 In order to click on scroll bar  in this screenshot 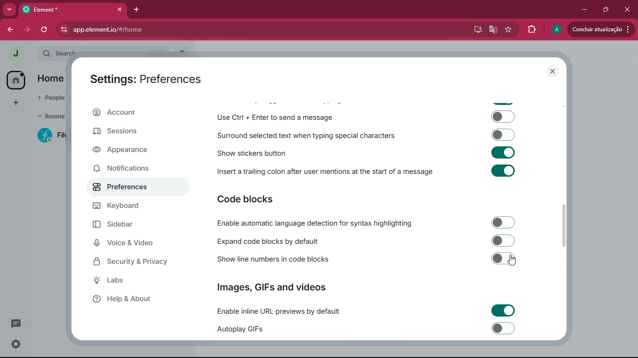, I will do `click(567, 225)`.